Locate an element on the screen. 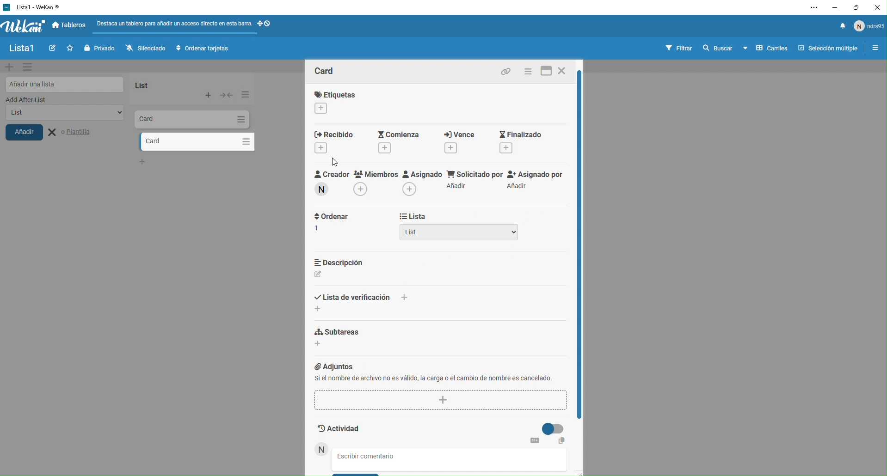 This screenshot has width=887, height=476. settings is located at coordinates (809, 8).